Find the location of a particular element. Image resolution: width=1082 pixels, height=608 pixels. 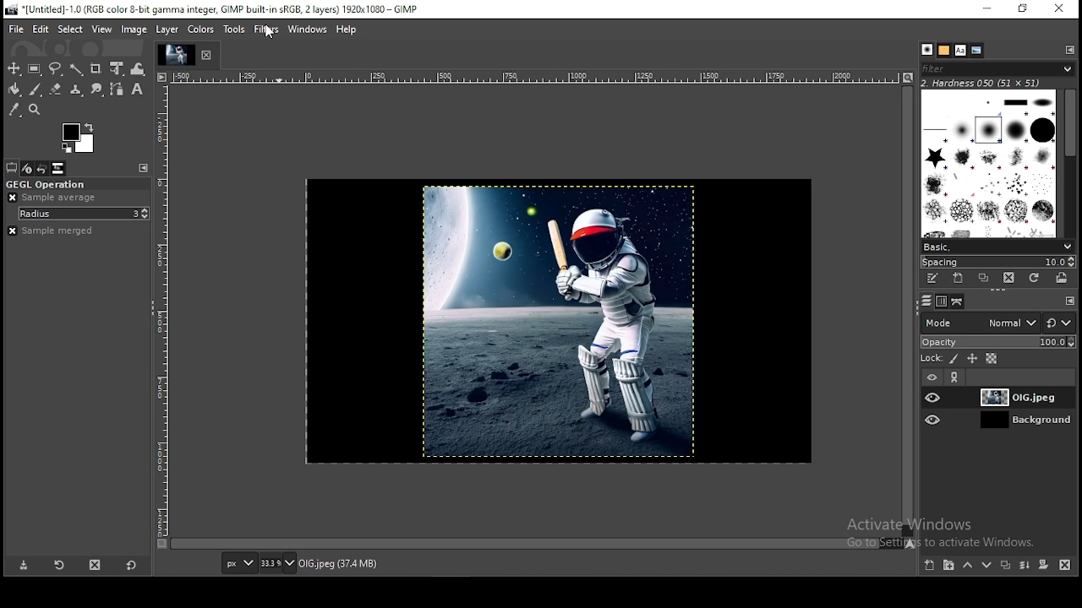

move tool is located at coordinates (15, 69).